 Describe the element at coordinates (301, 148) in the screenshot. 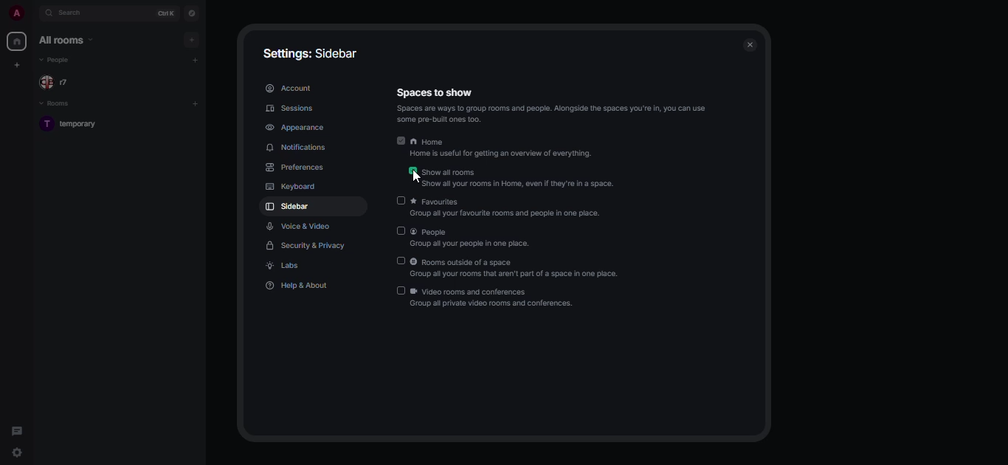

I see `notifications` at that location.